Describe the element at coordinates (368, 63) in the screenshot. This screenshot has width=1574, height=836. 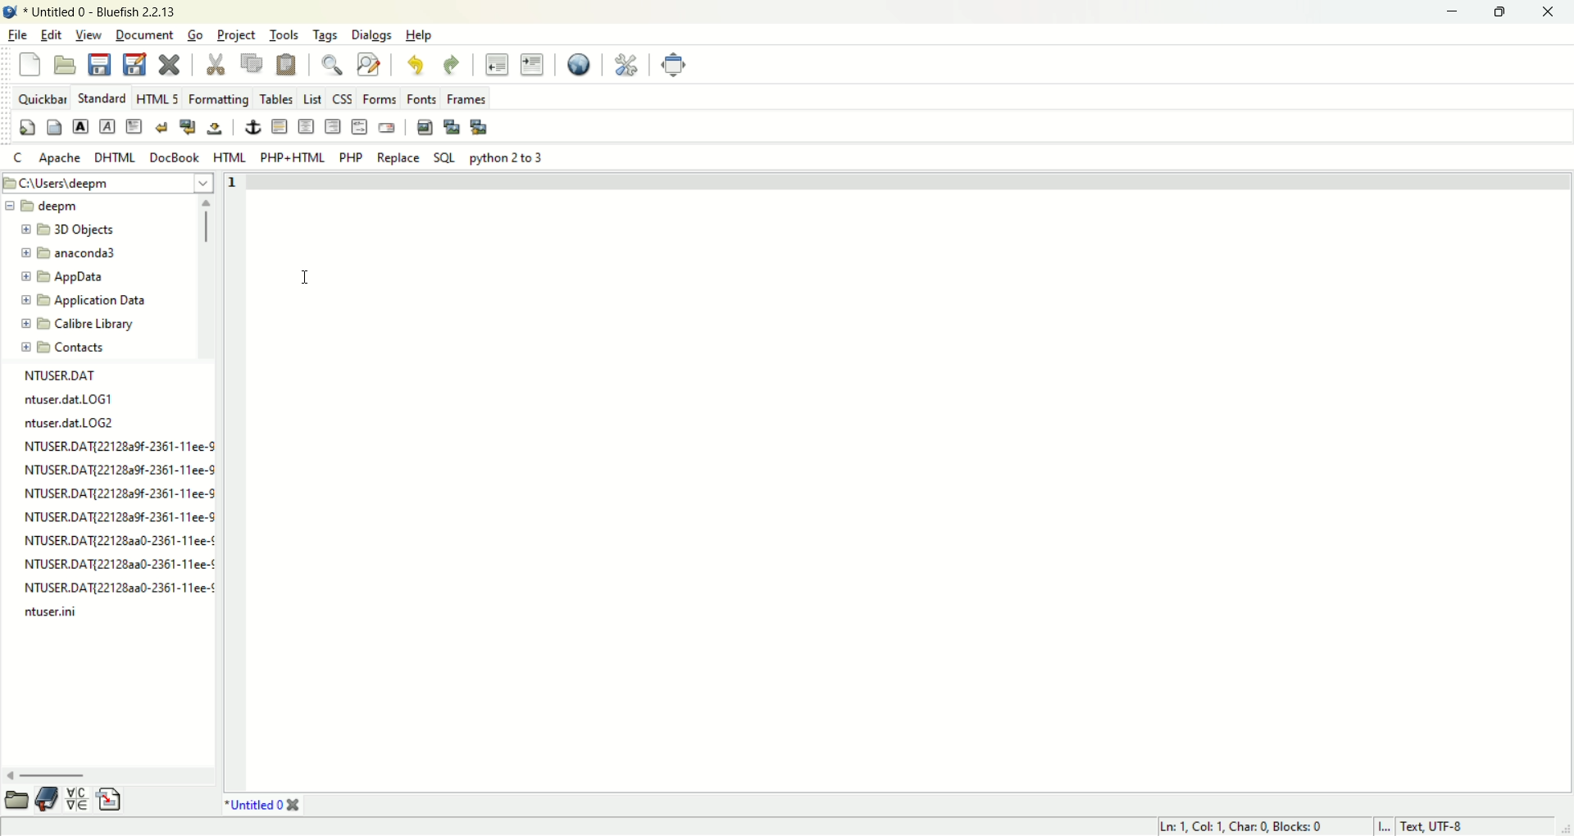
I see `find and replace` at that location.